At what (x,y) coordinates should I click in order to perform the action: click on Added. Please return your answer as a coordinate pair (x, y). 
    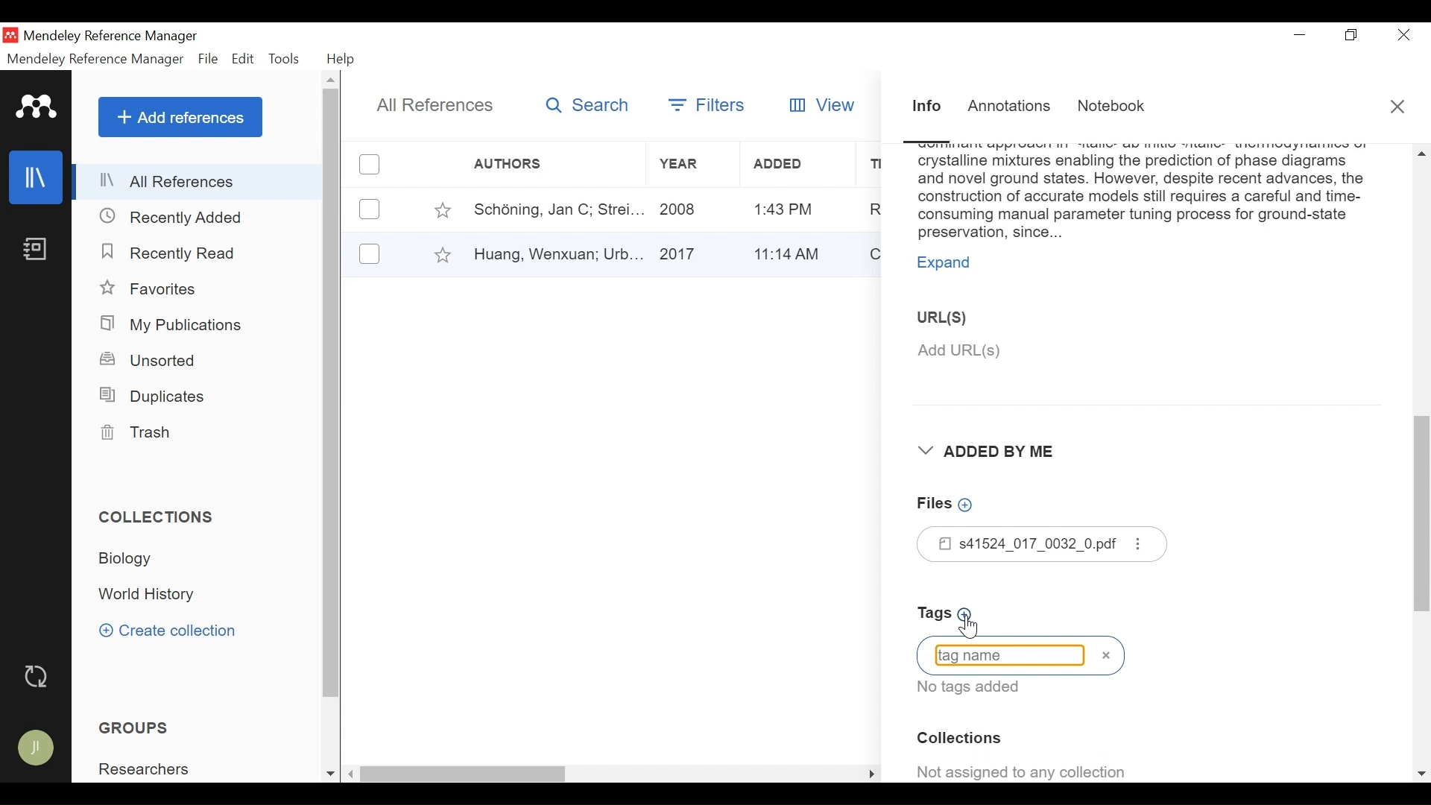
    Looking at the image, I should click on (794, 209).